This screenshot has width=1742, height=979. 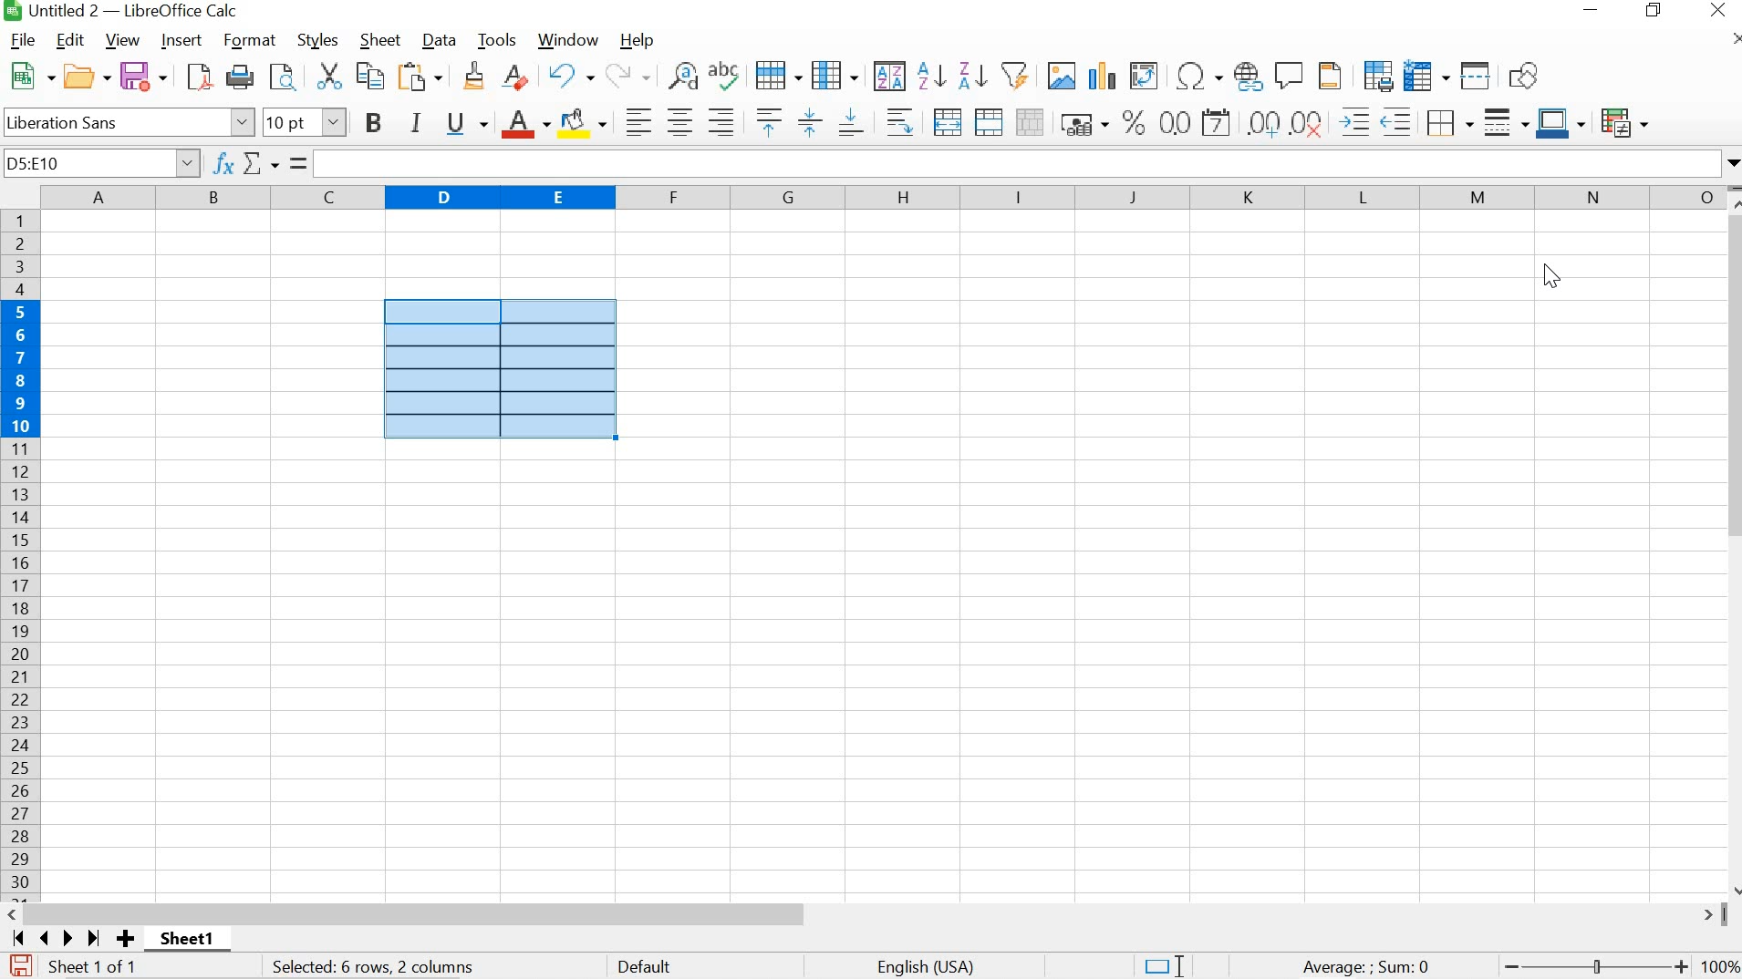 I want to click on BACKGROUND COLOR, so click(x=584, y=122).